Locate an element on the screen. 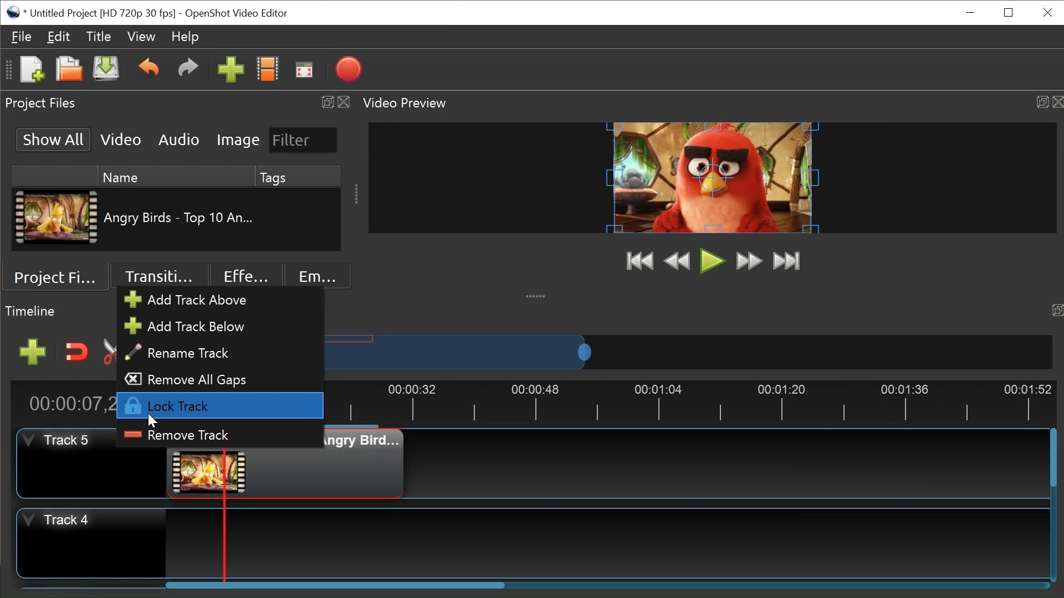 This screenshot has height=598, width=1064. Add Track Above is located at coordinates (195, 300).